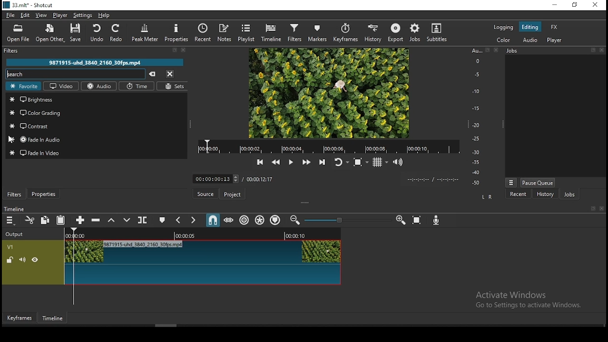 This screenshot has height=342, width=608. Describe the element at coordinates (234, 194) in the screenshot. I see `project` at that location.